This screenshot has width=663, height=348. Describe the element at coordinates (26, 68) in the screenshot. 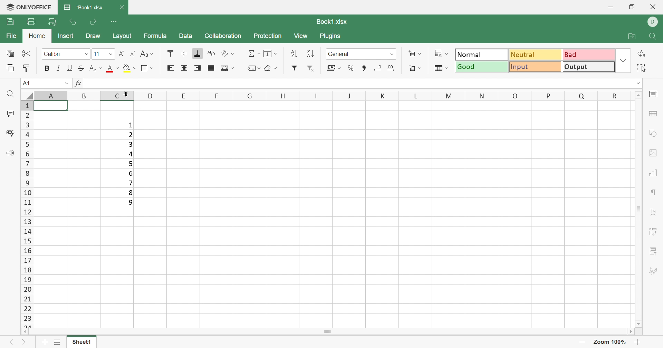

I see `Copy Style` at that location.